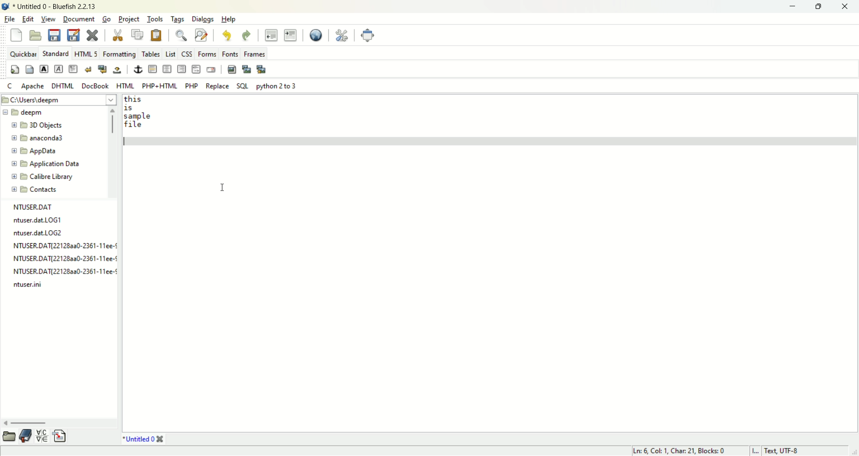  What do you see at coordinates (314, 34) in the screenshot?
I see `preview in browser` at bounding box center [314, 34].